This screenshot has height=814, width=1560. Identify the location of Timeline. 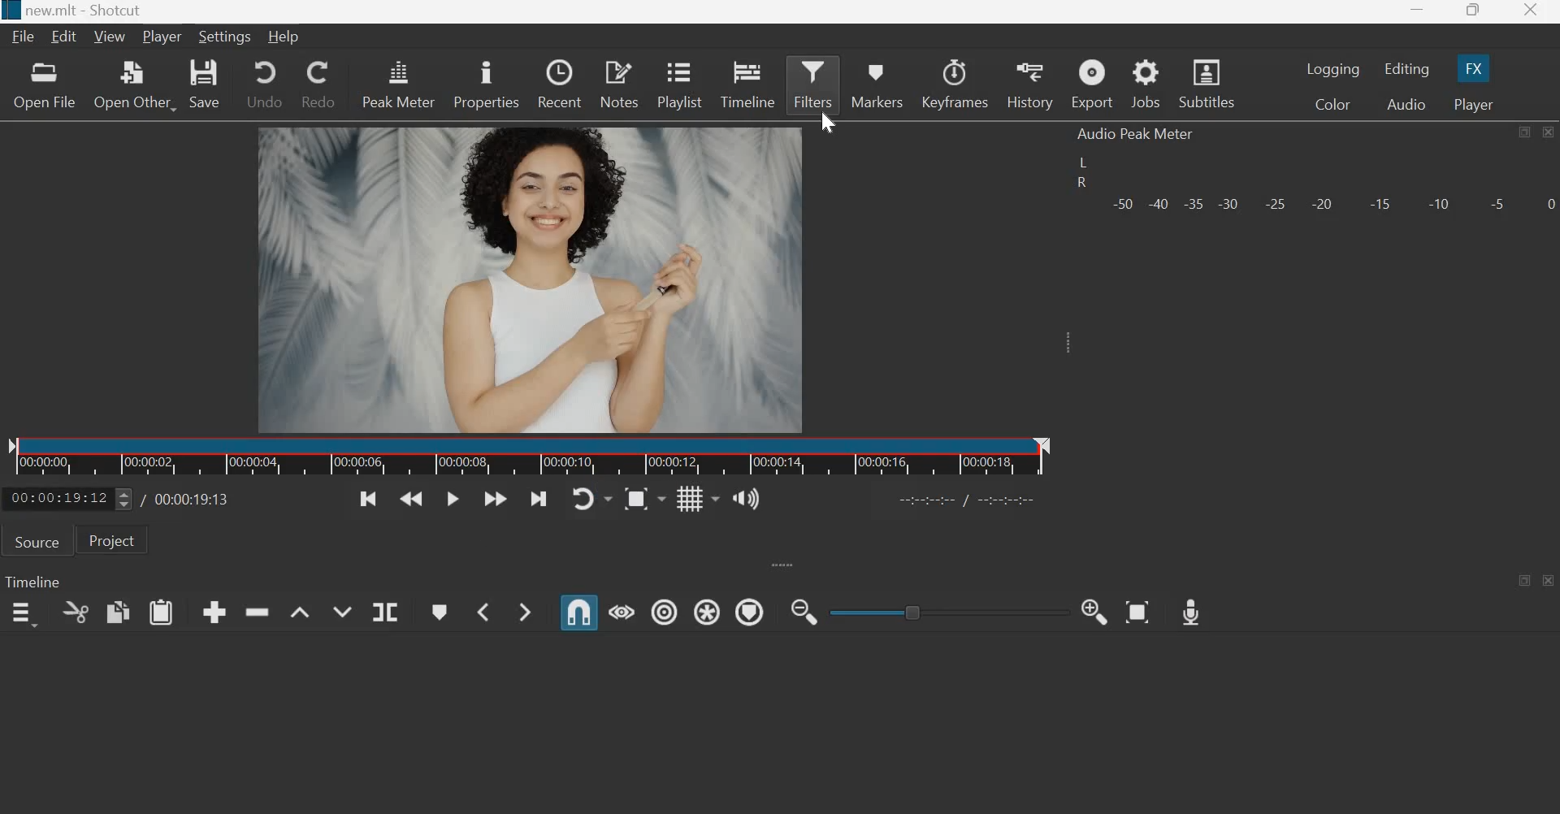
(33, 581).